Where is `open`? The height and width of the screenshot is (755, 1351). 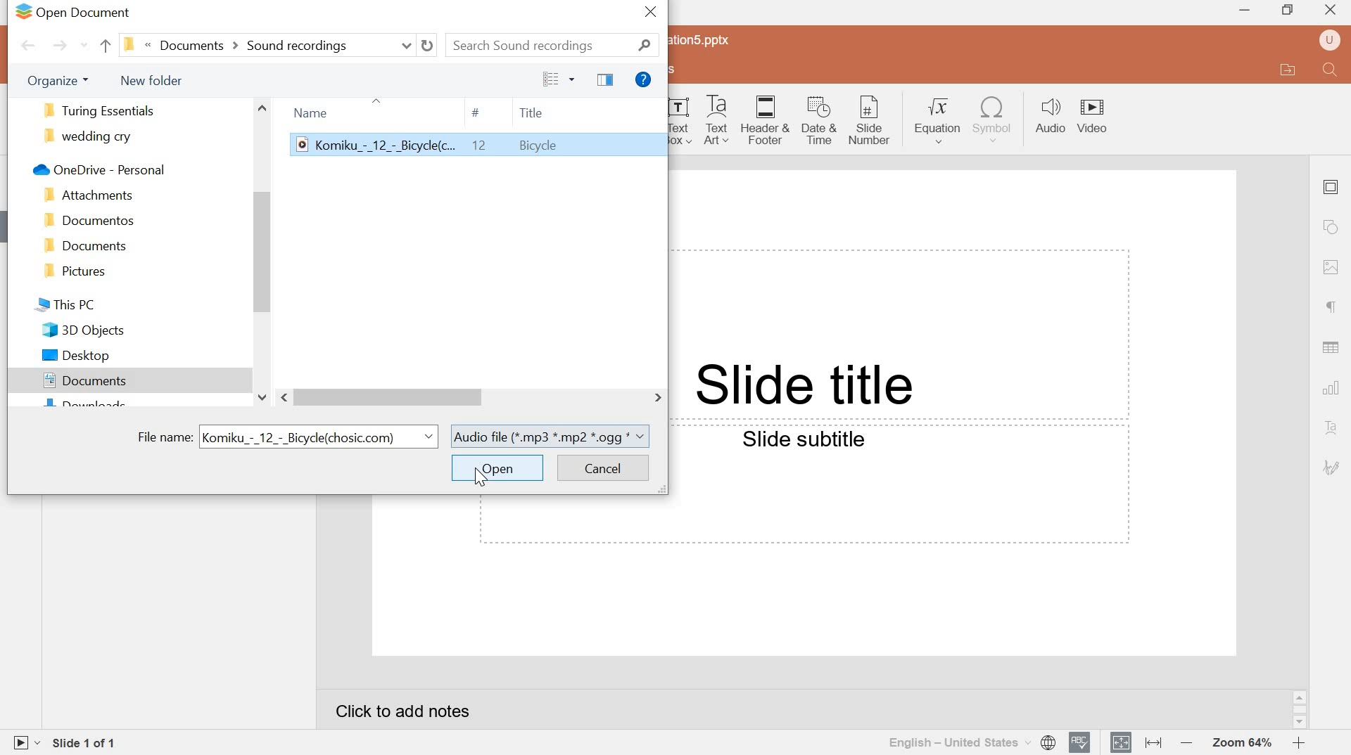
open is located at coordinates (496, 469).